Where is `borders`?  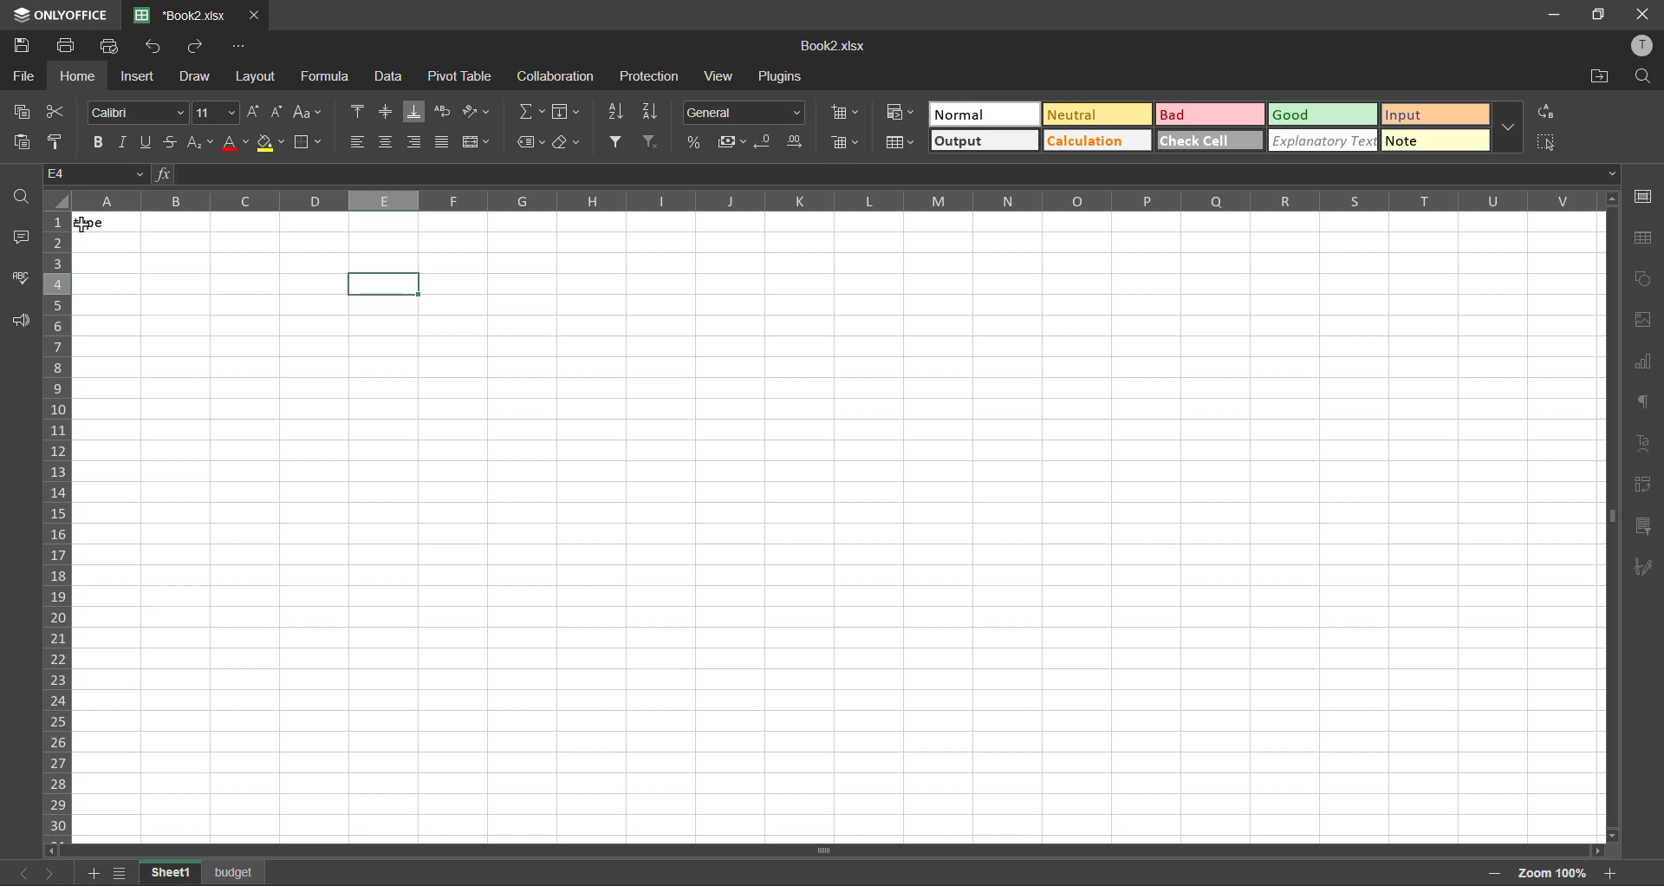
borders is located at coordinates (307, 142).